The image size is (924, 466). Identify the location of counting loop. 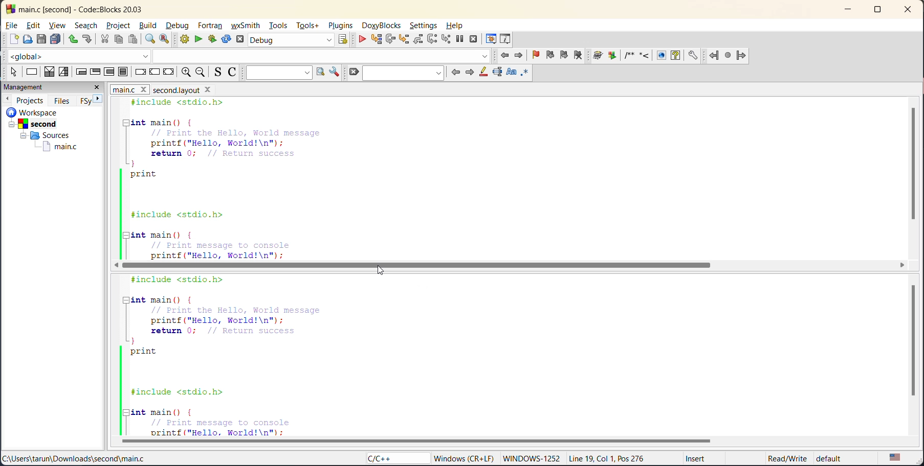
(110, 72).